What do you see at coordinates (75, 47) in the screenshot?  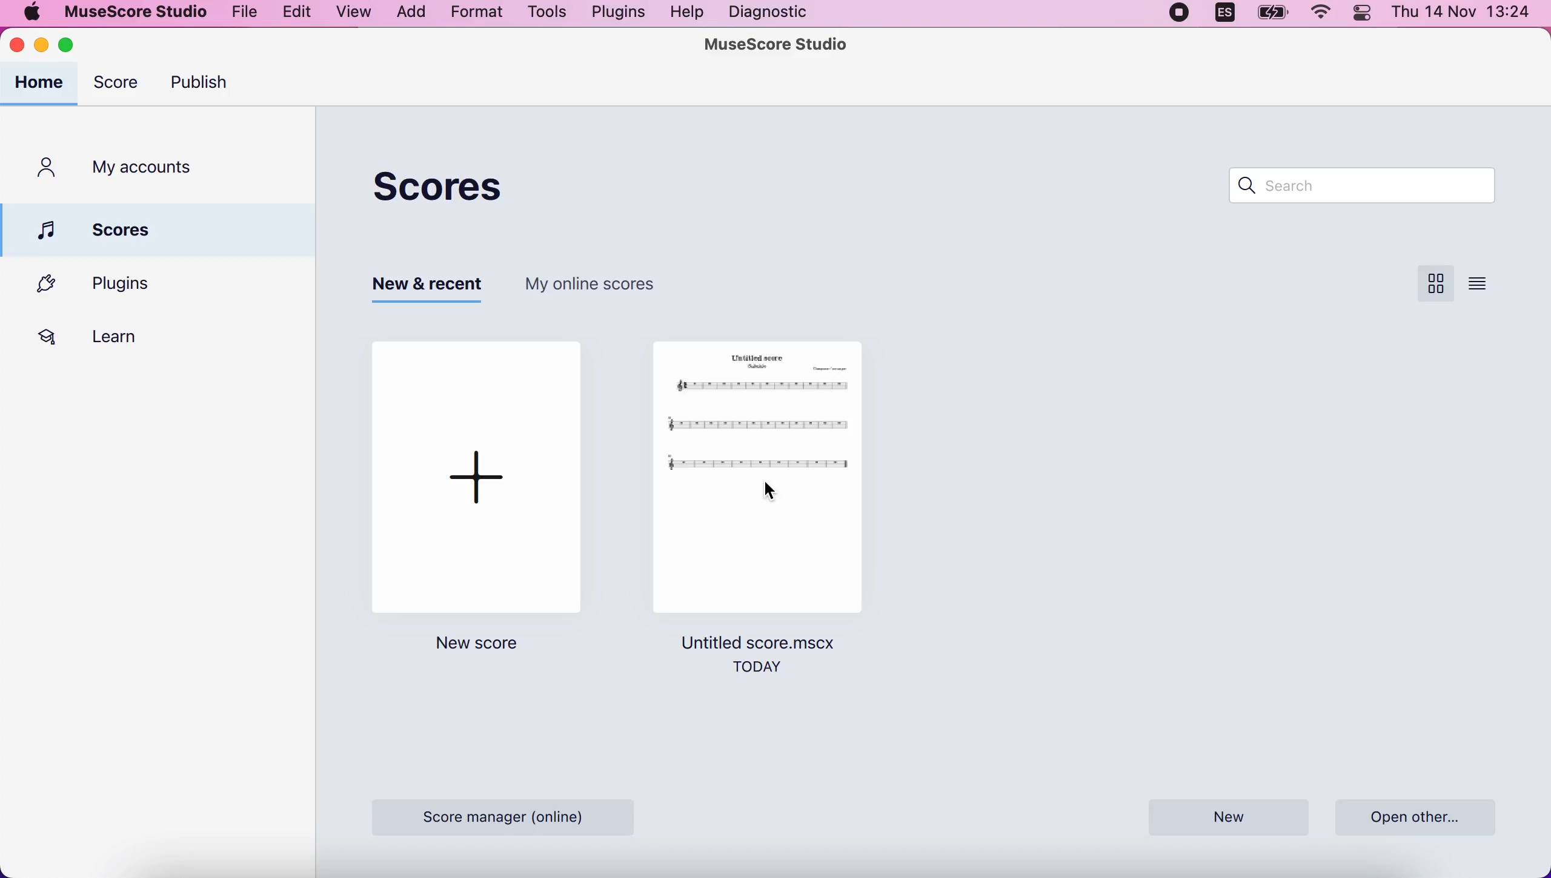 I see `maximize` at bounding box center [75, 47].